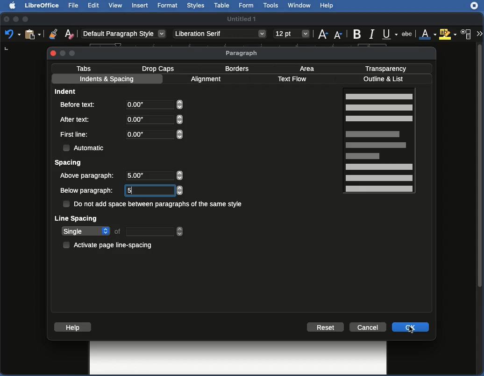 The height and width of the screenshot is (376, 484). Describe the element at coordinates (356, 33) in the screenshot. I see `Bold` at that location.